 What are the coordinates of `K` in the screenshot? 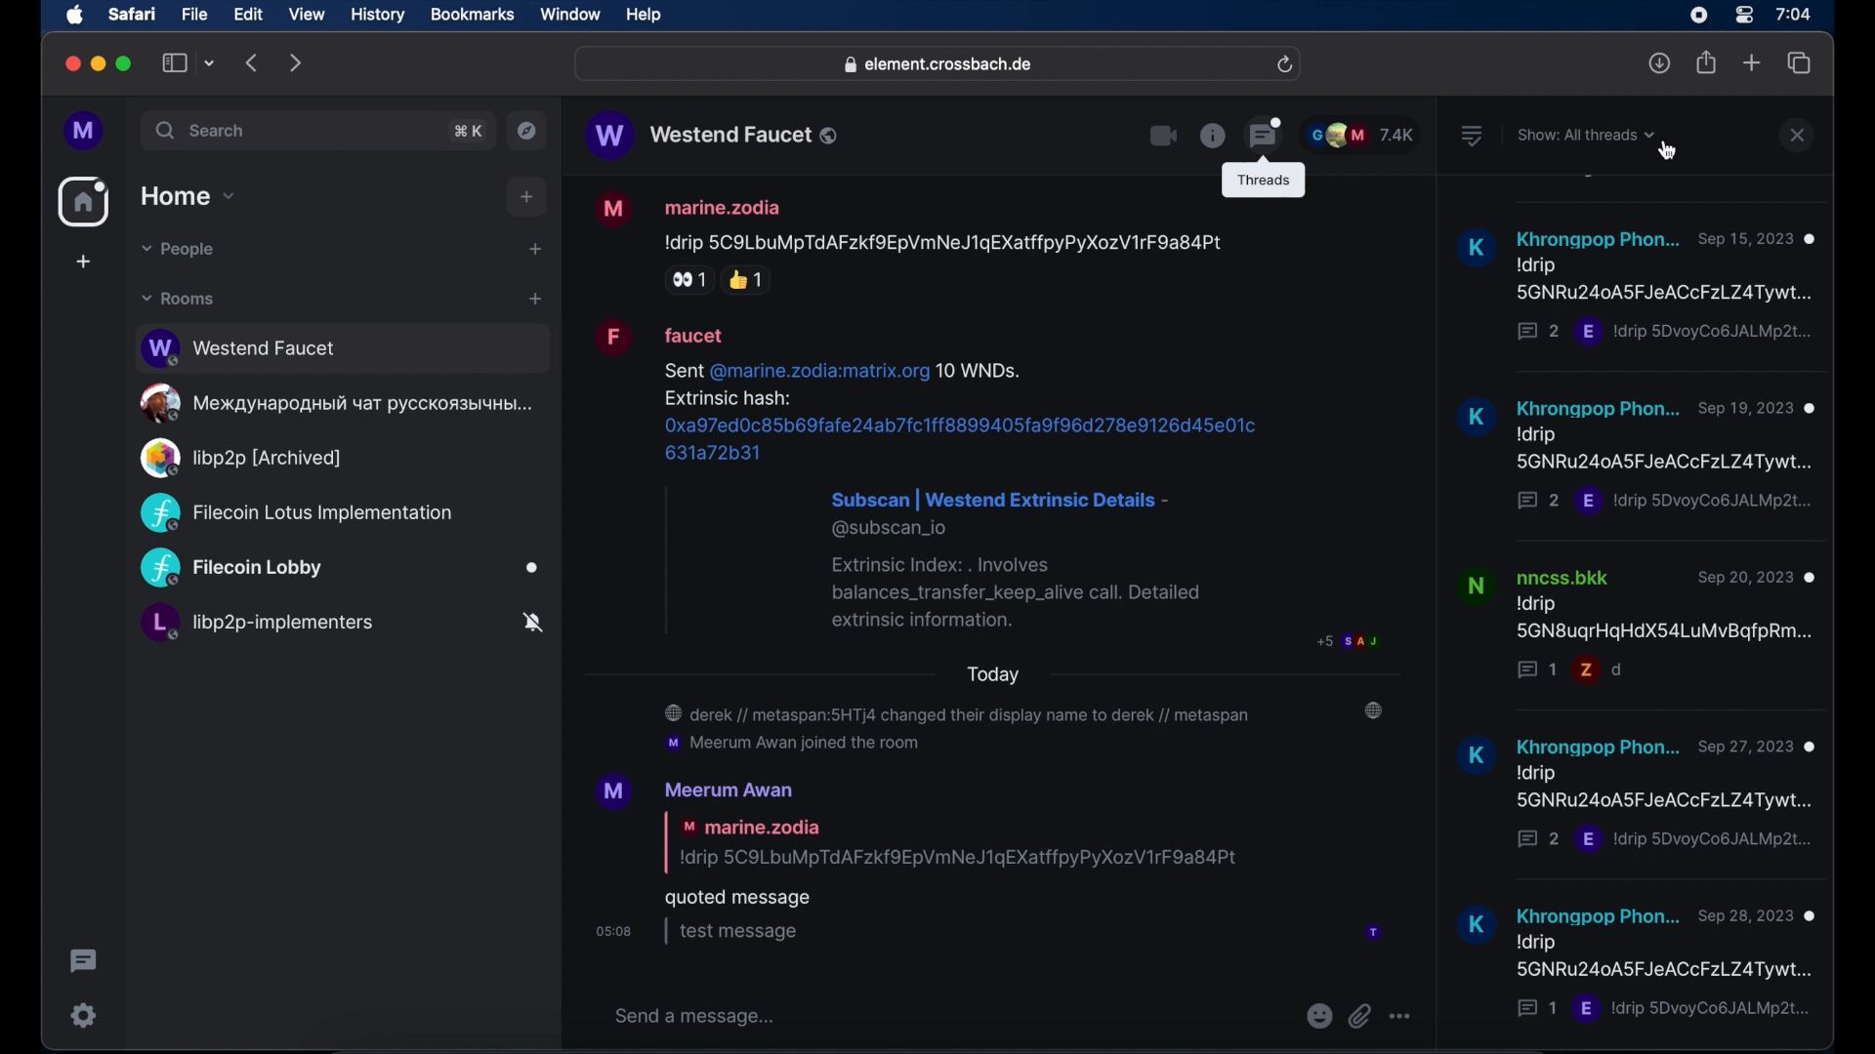 It's located at (1471, 925).